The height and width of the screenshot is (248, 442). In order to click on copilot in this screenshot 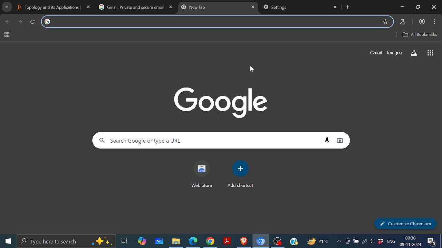, I will do `click(140, 241)`.